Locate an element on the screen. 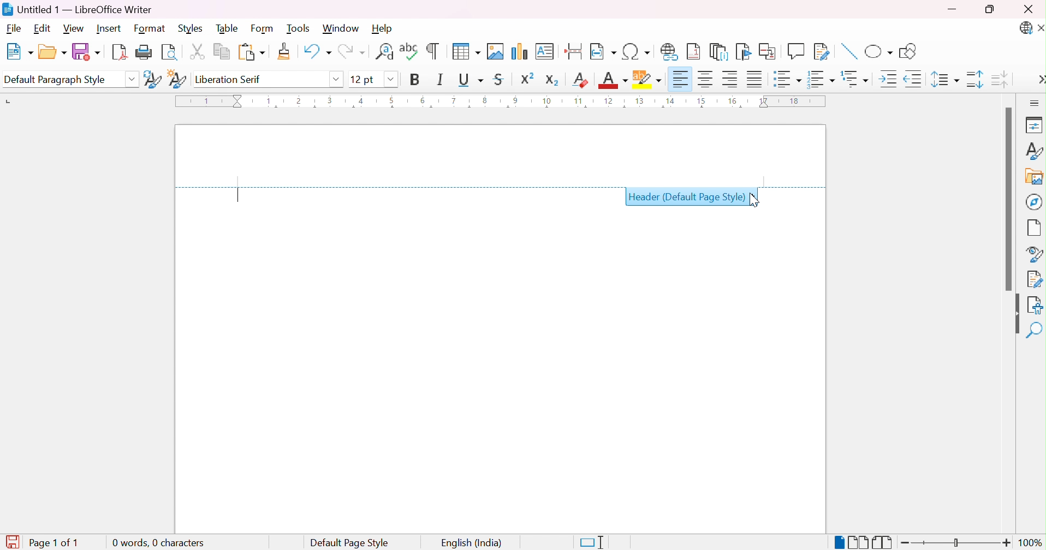  Navigator is located at coordinates (1036, 202).